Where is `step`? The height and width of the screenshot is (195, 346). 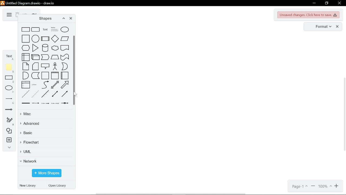
step is located at coordinates (45, 57).